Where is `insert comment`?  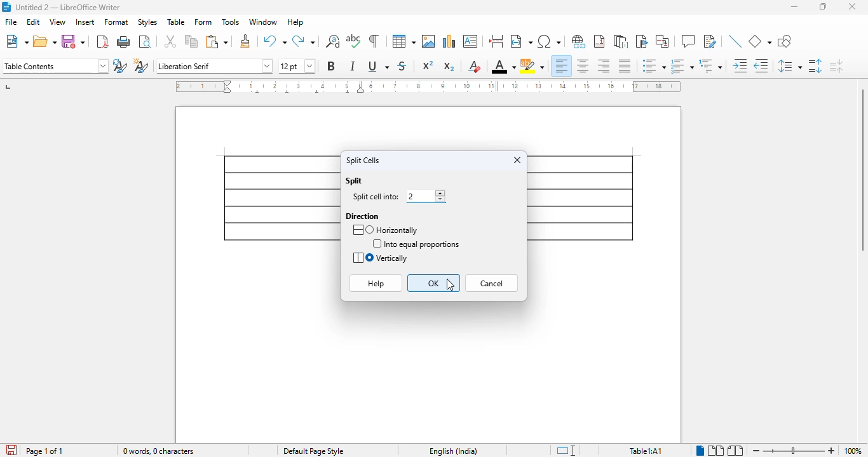 insert comment is located at coordinates (688, 41).